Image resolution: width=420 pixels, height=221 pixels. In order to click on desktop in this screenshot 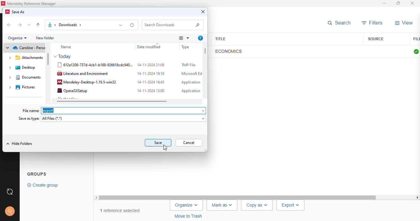, I will do `click(22, 68)`.